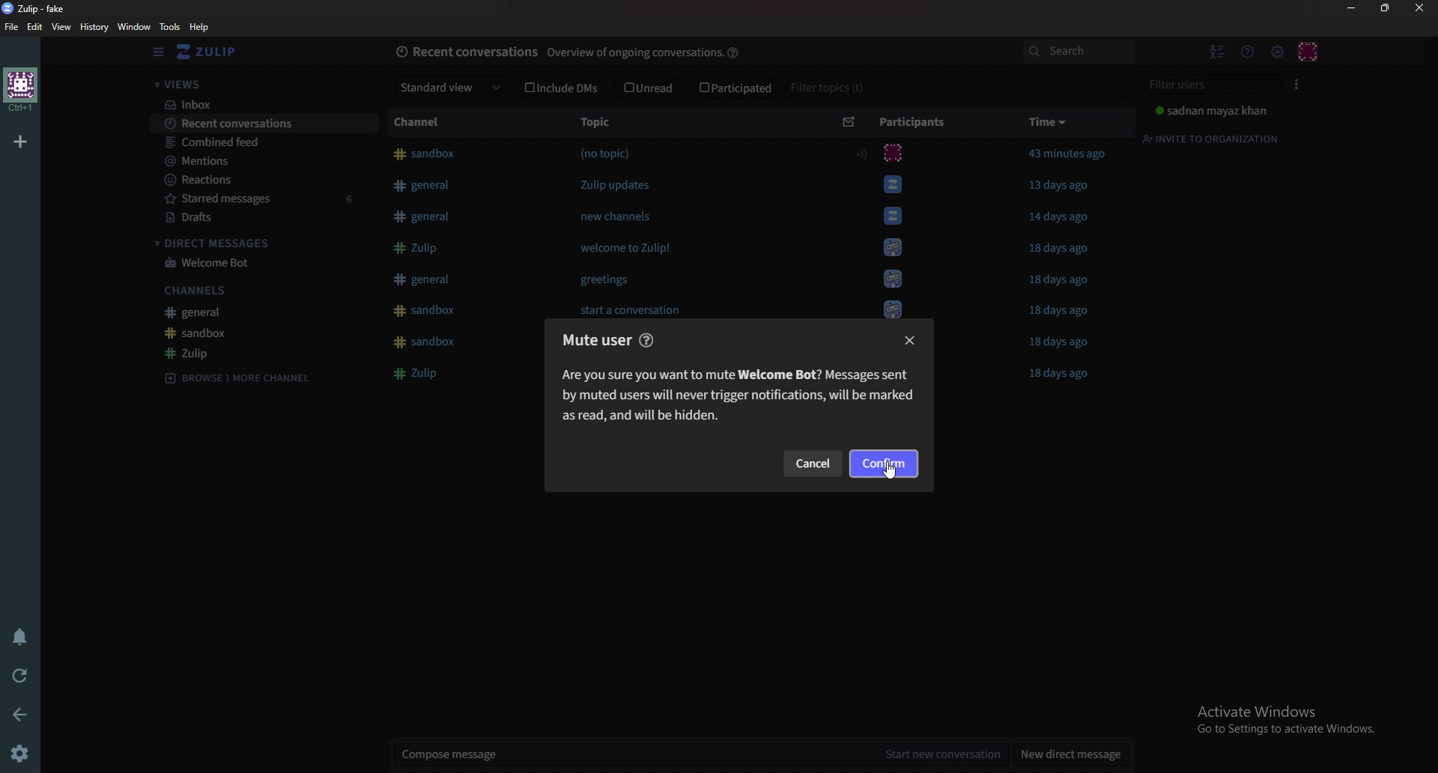  What do you see at coordinates (891, 308) in the screenshot?
I see `icon` at bounding box center [891, 308].